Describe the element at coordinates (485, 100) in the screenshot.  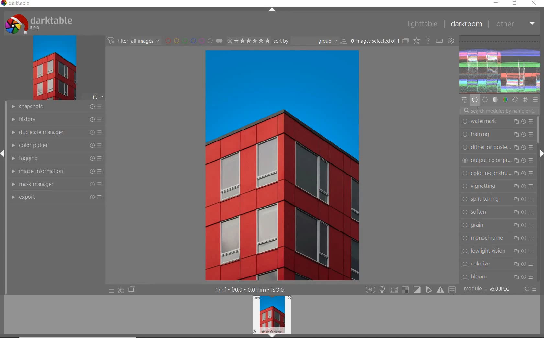
I see `base` at that location.